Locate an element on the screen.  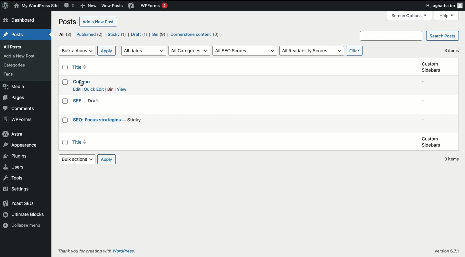
Custom sidebars is located at coordinates (430, 142).